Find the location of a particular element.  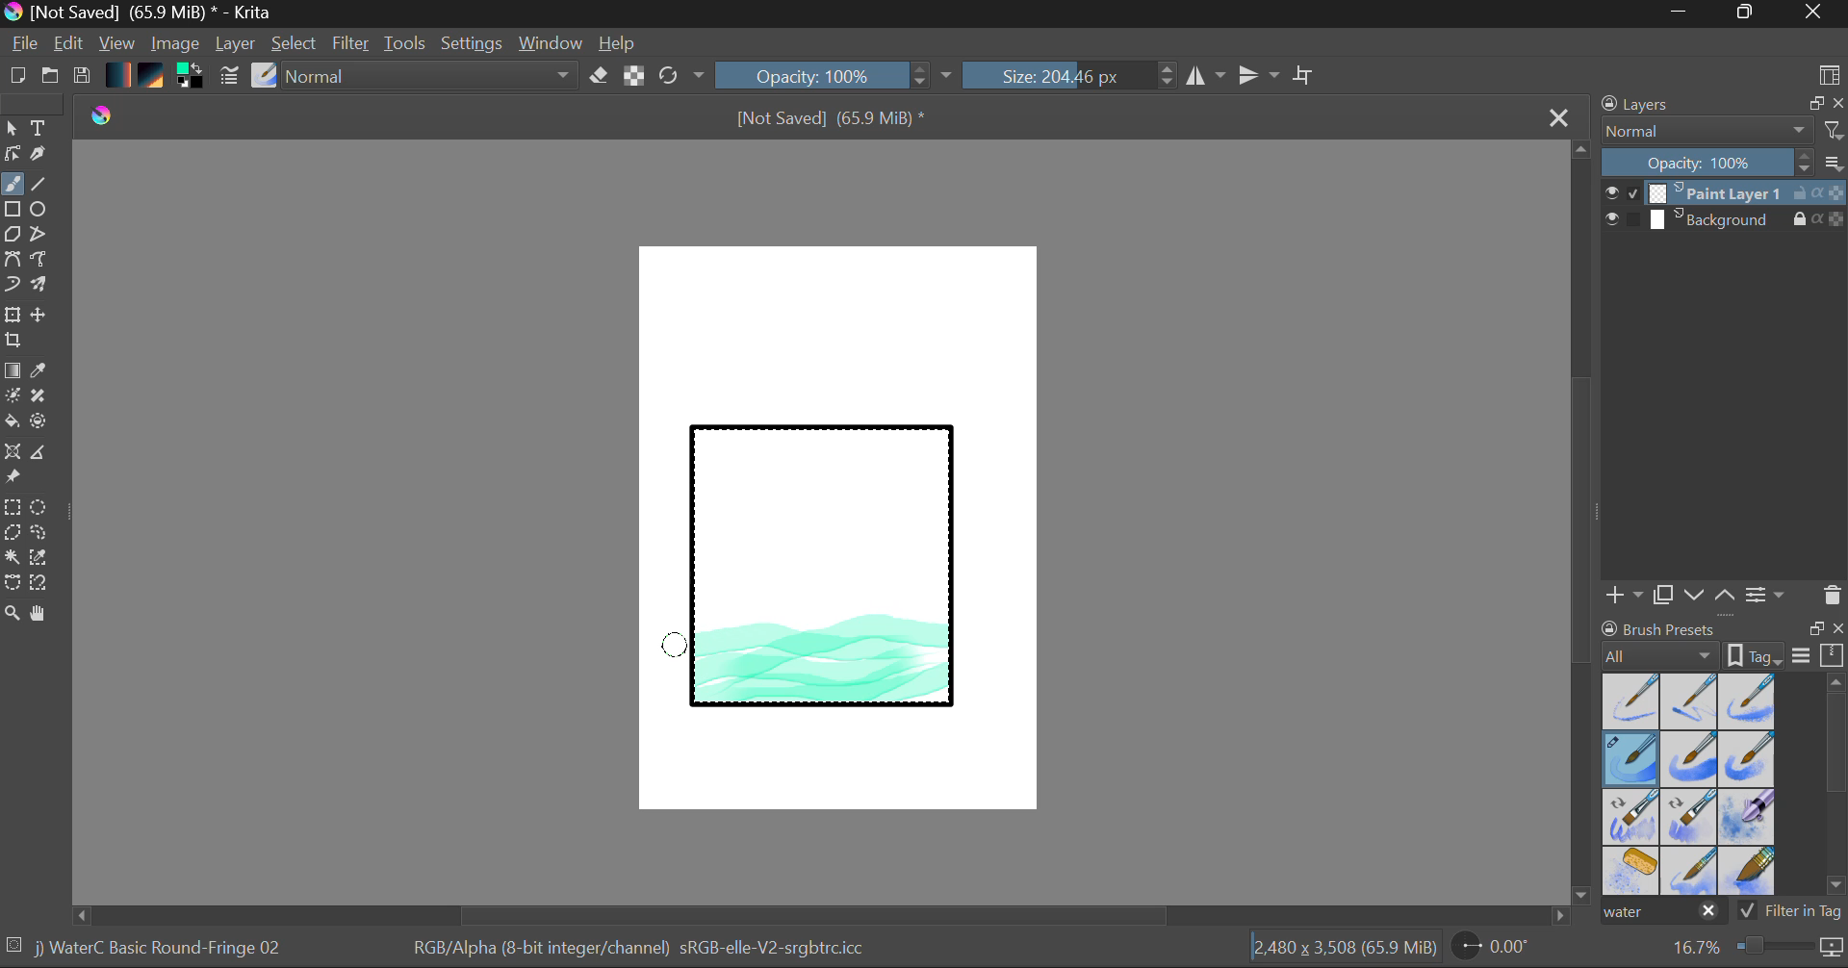

Help is located at coordinates (618, 43).